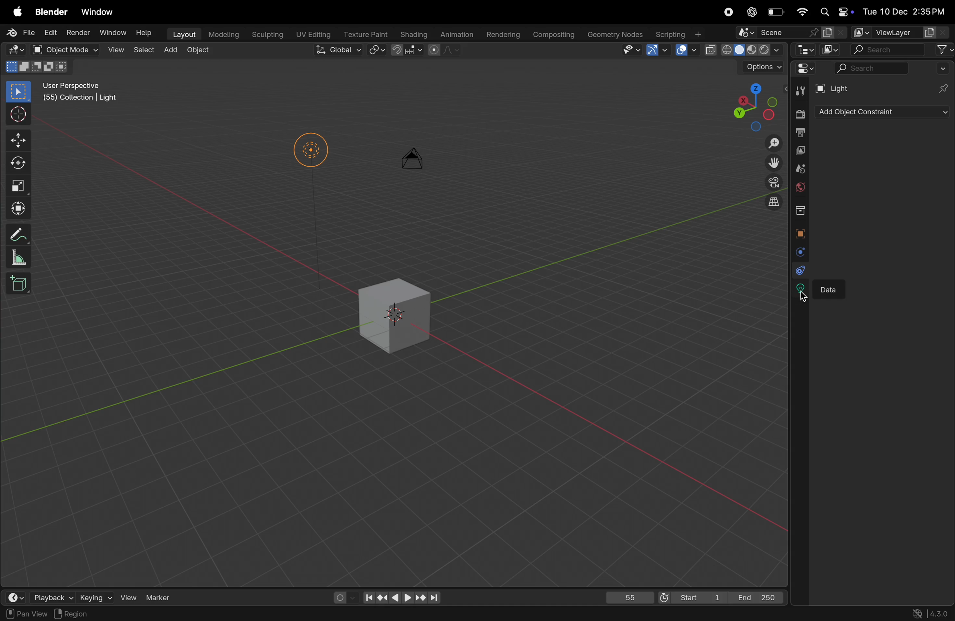 The height and width of the screenshot is (621, 955). I want to click on search, so click(893, 68).